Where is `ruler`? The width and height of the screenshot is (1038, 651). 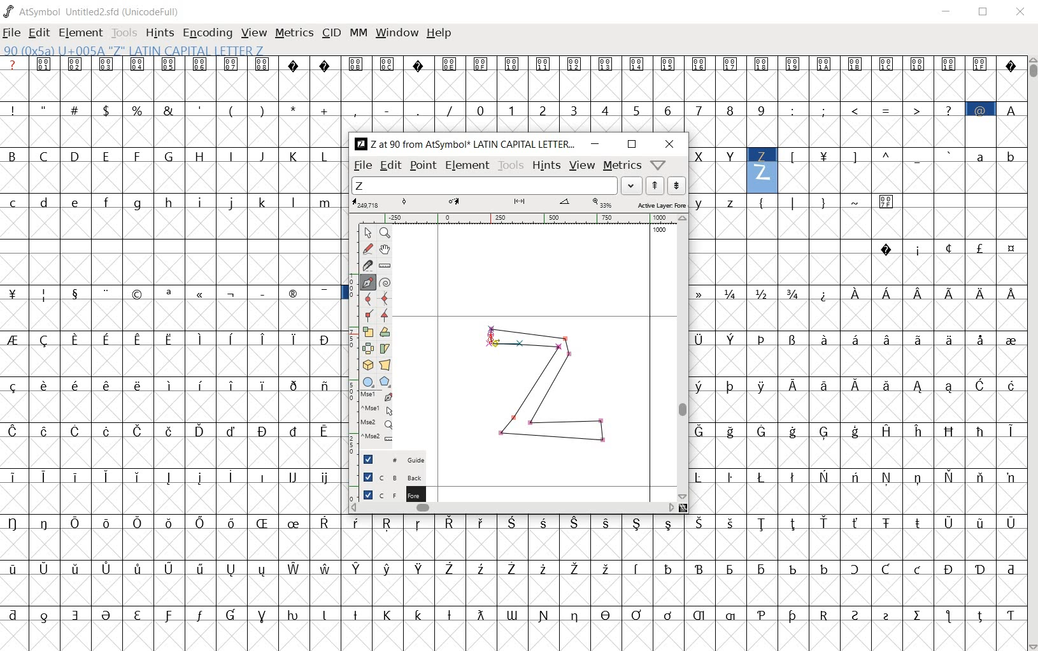
ruler is located at coordinates (528, 218).